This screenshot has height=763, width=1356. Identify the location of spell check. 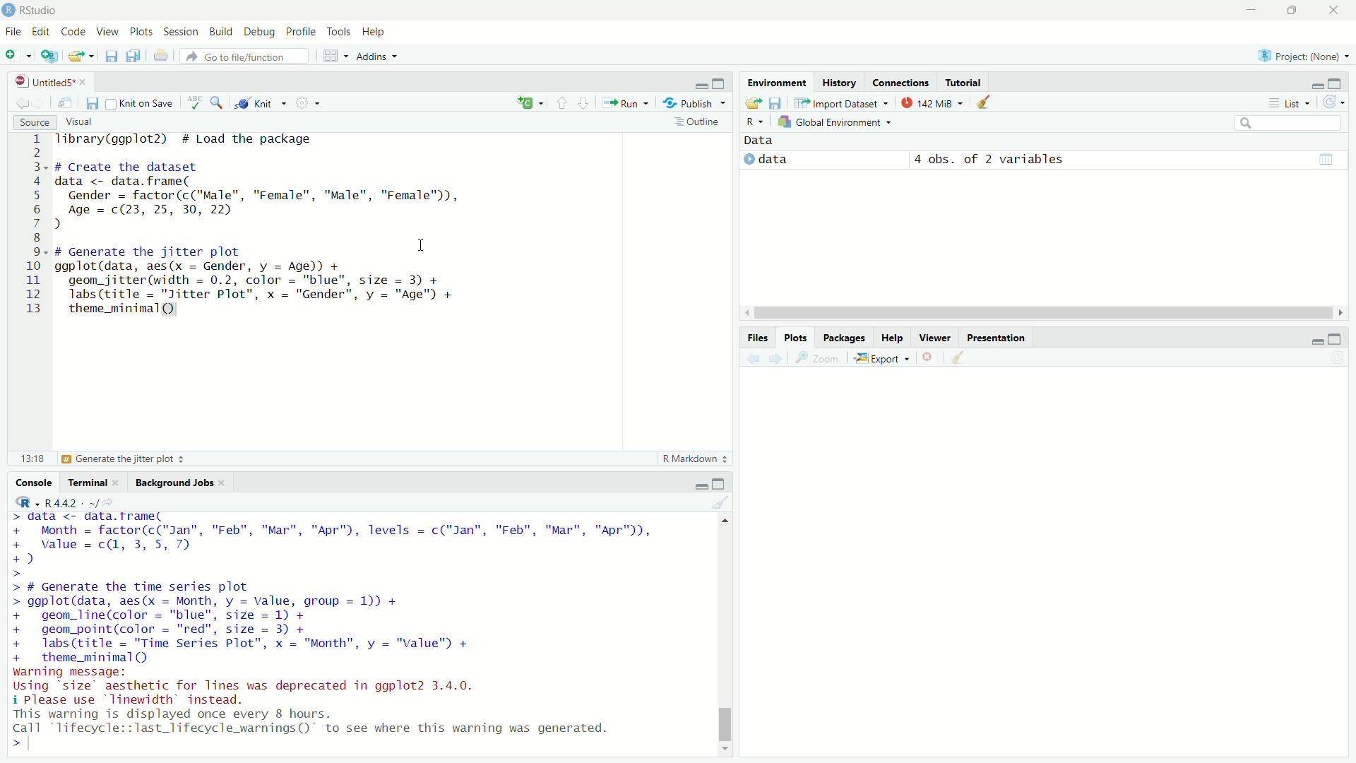
(194, 103).